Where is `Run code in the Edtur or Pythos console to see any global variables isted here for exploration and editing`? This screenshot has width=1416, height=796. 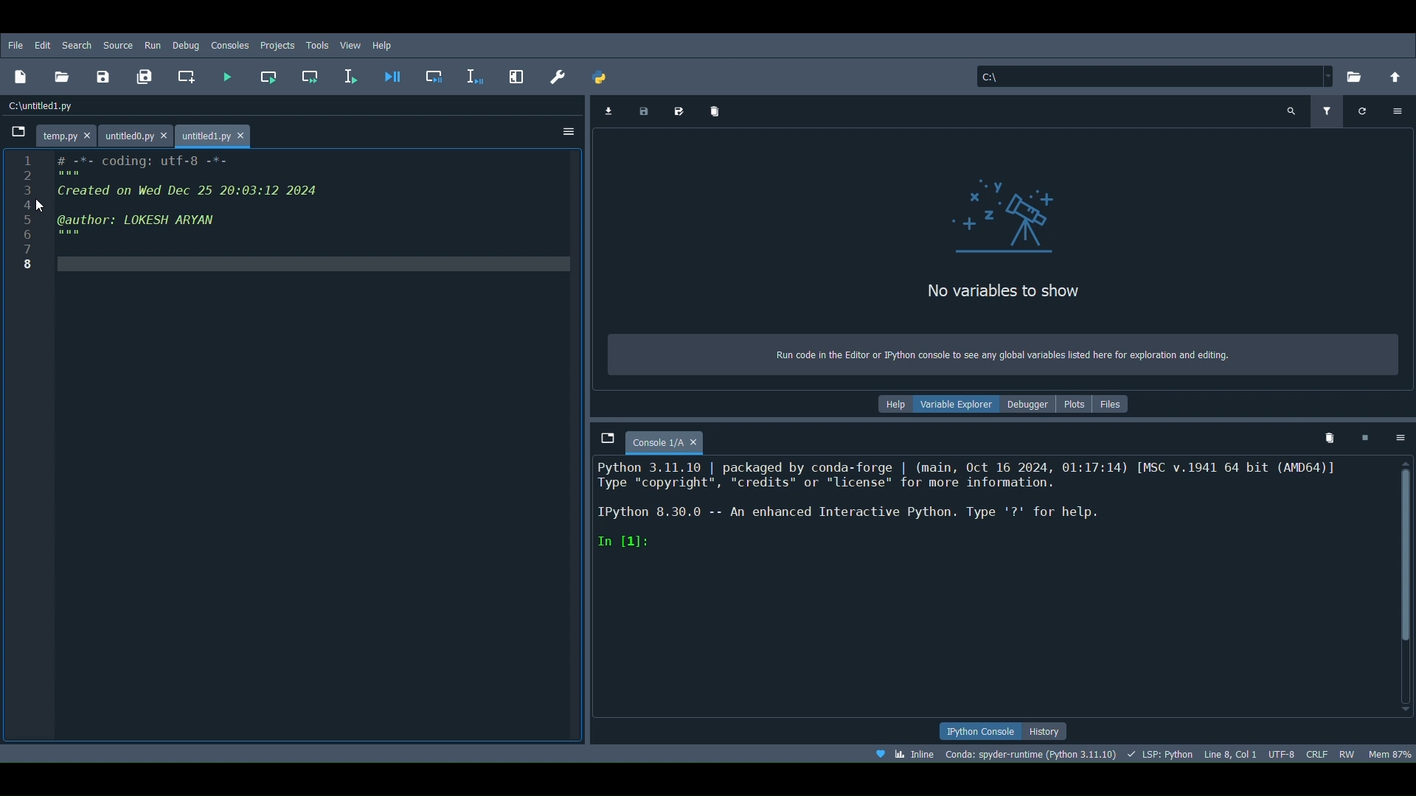 Run code in the Edtur or Pythos console to see any global variables isted here for exploration and editing is located at coordinates (1013, 352).